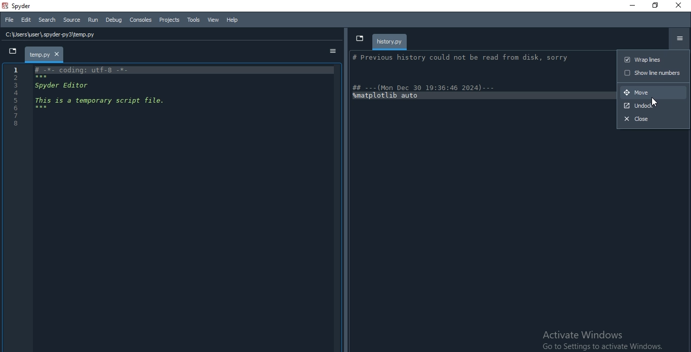 This screenshot has height=352, width=691. I want to click on Restore, so click(655, 5).